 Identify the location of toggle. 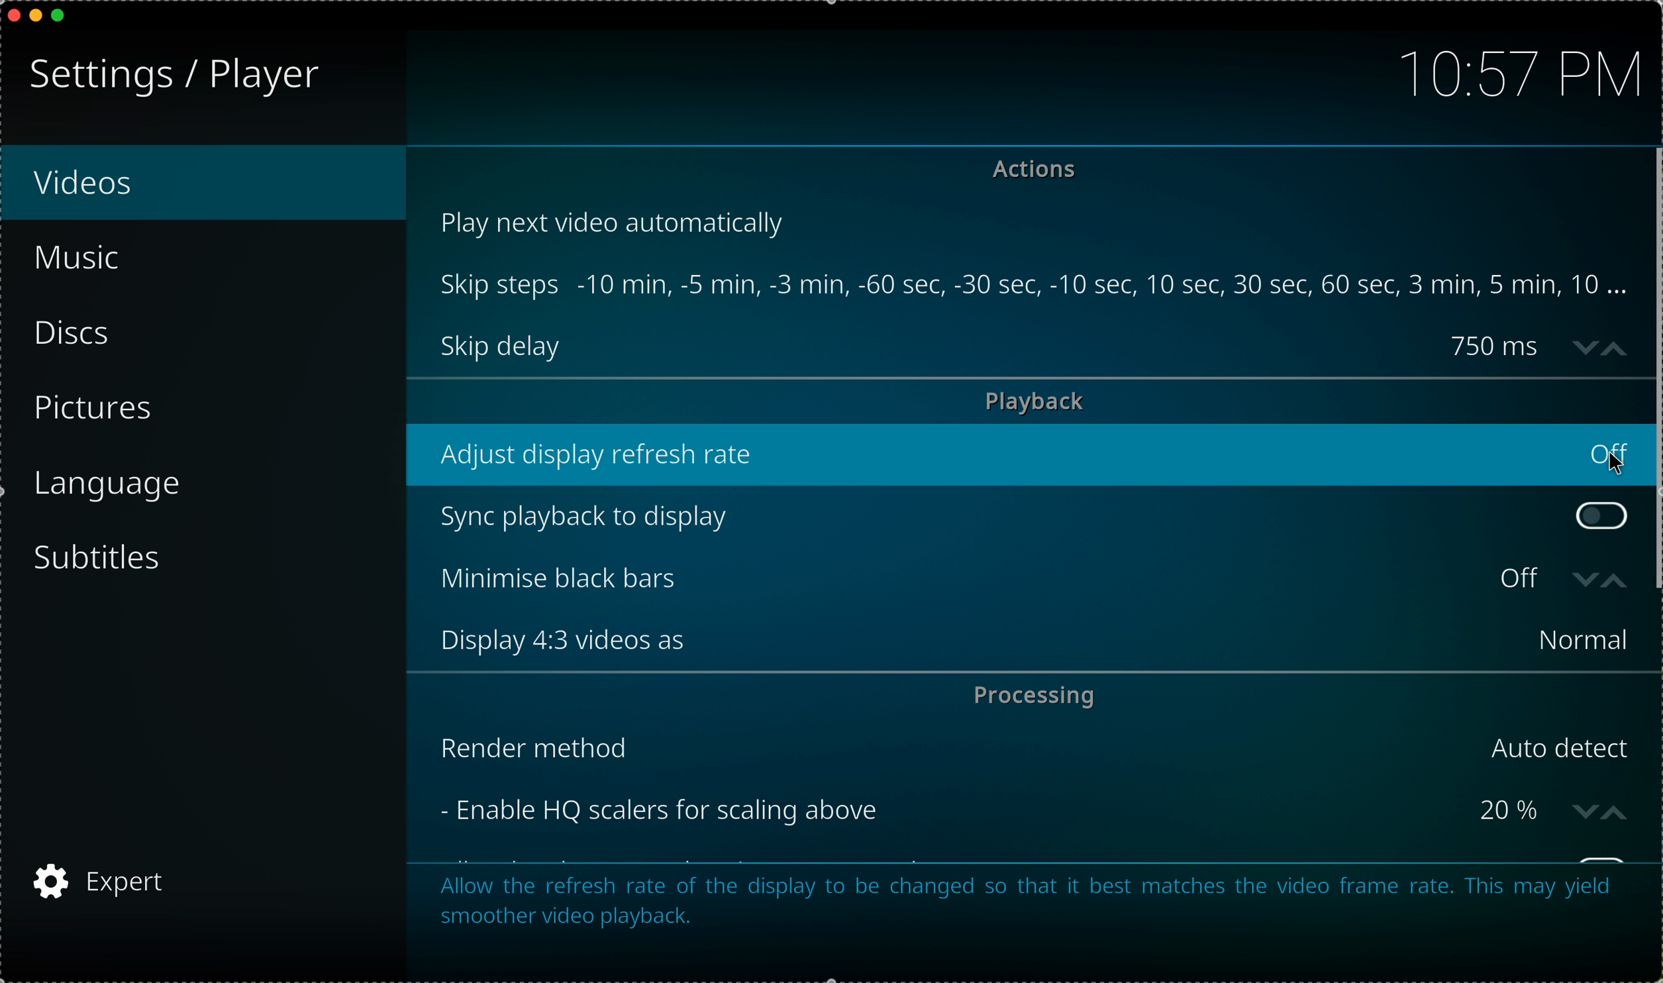
(1601, 515).